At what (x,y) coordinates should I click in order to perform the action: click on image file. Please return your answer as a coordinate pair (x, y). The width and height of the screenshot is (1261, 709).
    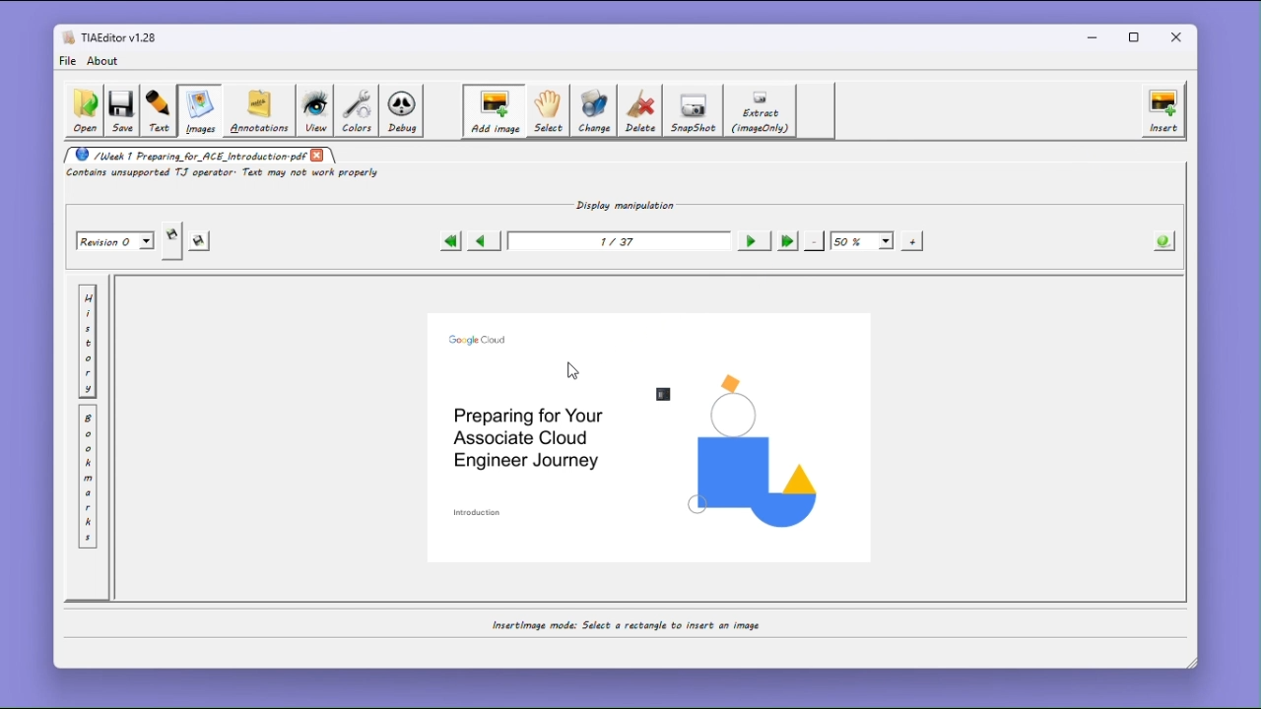
    Looking at the image, I should click on (666, 394).